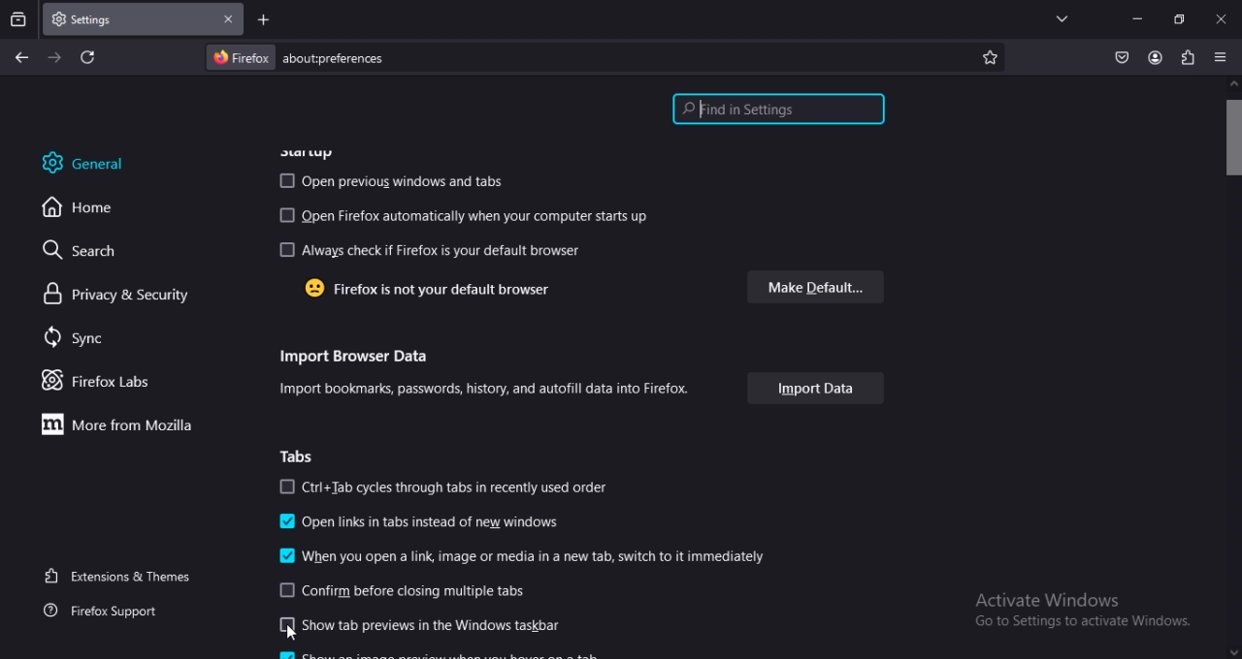 The width and height of the screenshot is (1242, 659). I want to click on search tabs, so click(18, 18).